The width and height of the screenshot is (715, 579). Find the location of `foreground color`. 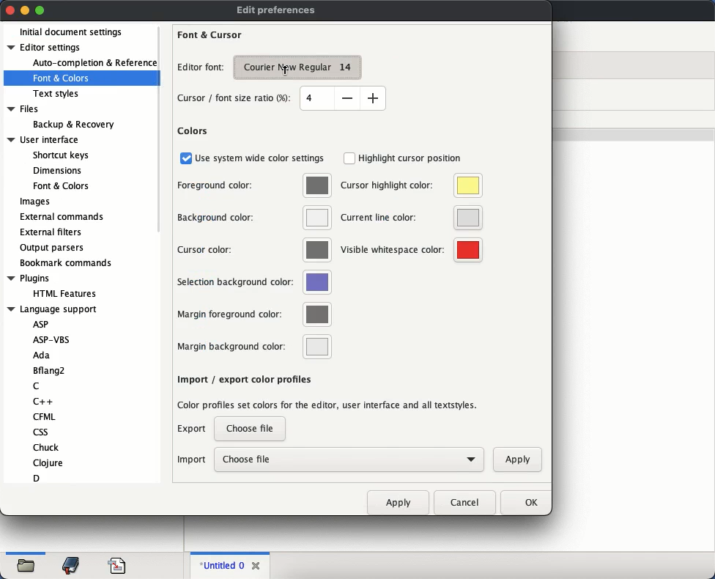

foreground color is located at coordinates (255, 185).